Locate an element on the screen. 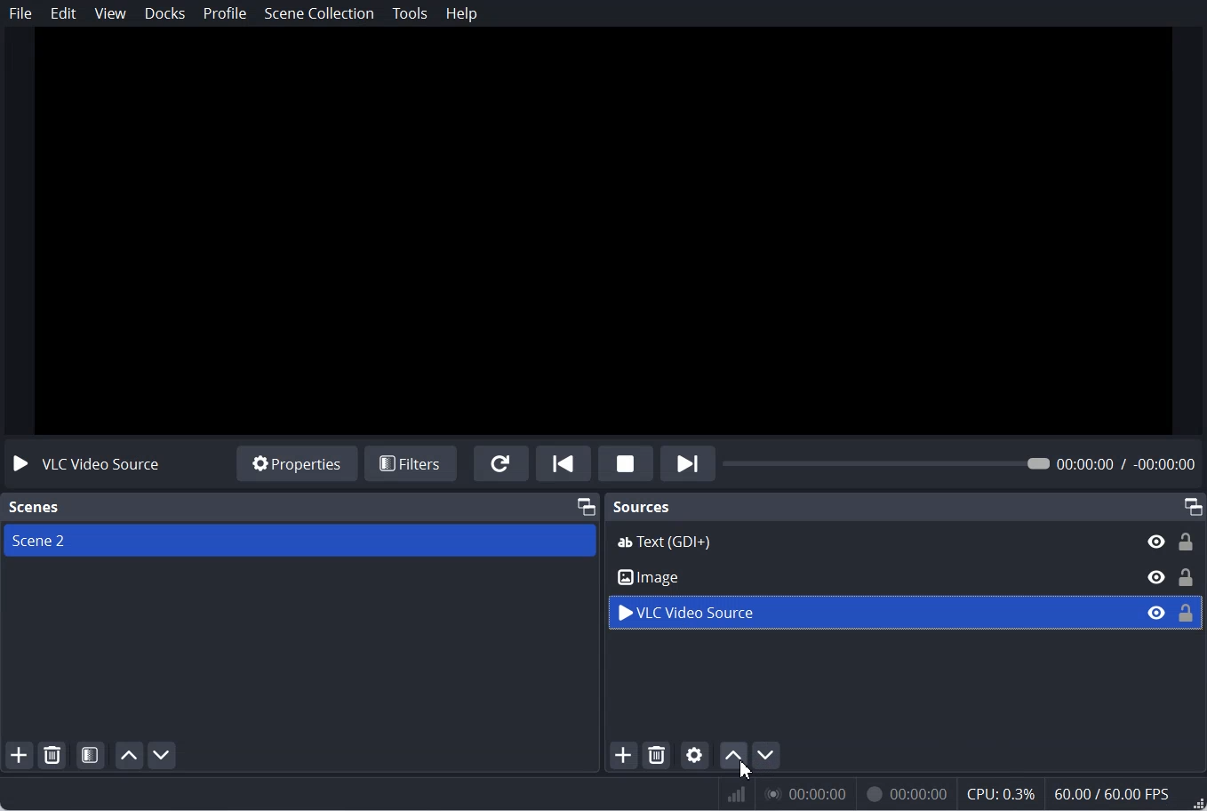 Image resolution: width=1207 pixels, height=811 pixels. Numeric Result is located at coordinates (963, 792).